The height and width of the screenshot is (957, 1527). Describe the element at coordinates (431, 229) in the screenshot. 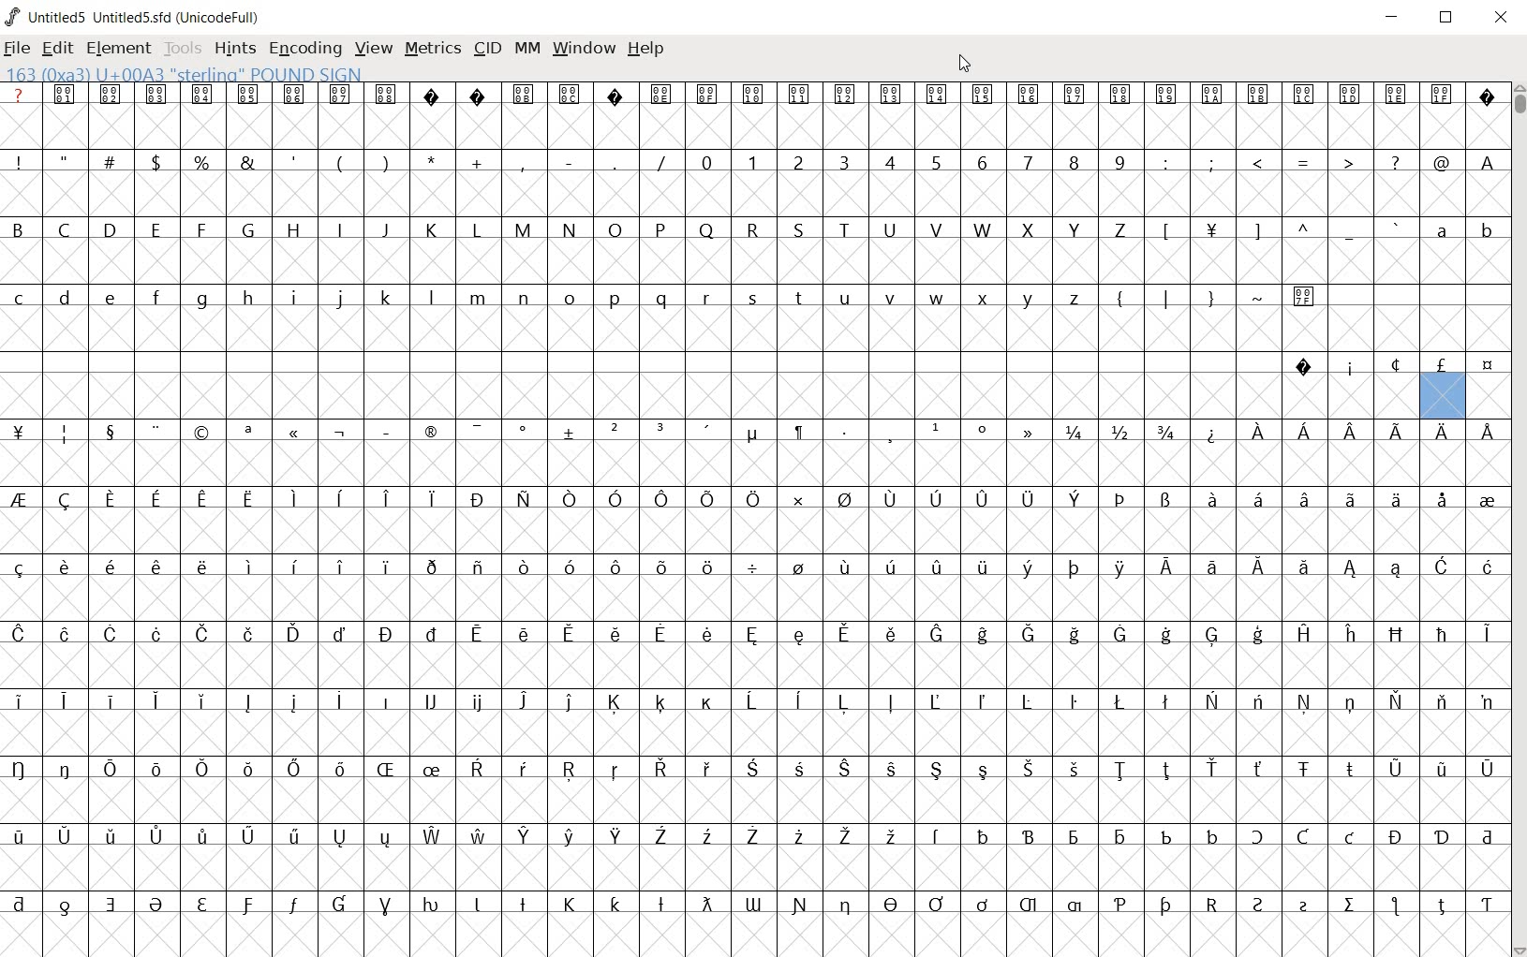

I see `K` at that location.